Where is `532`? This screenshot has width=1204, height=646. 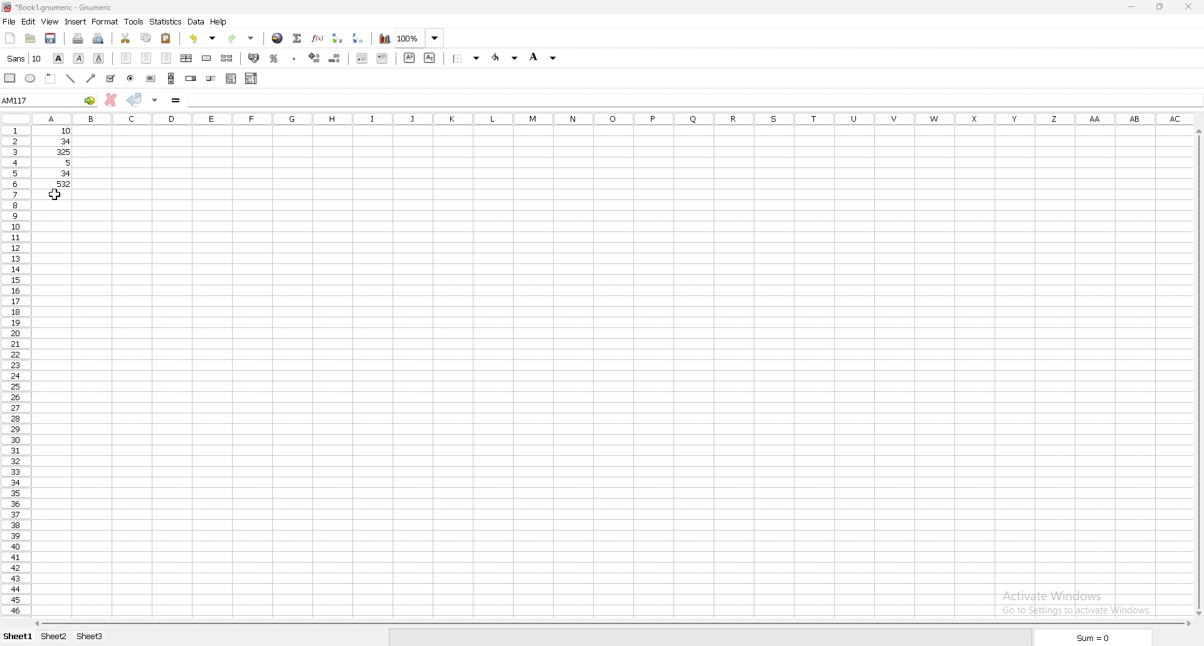
532 is located at coordinates (58, 184).